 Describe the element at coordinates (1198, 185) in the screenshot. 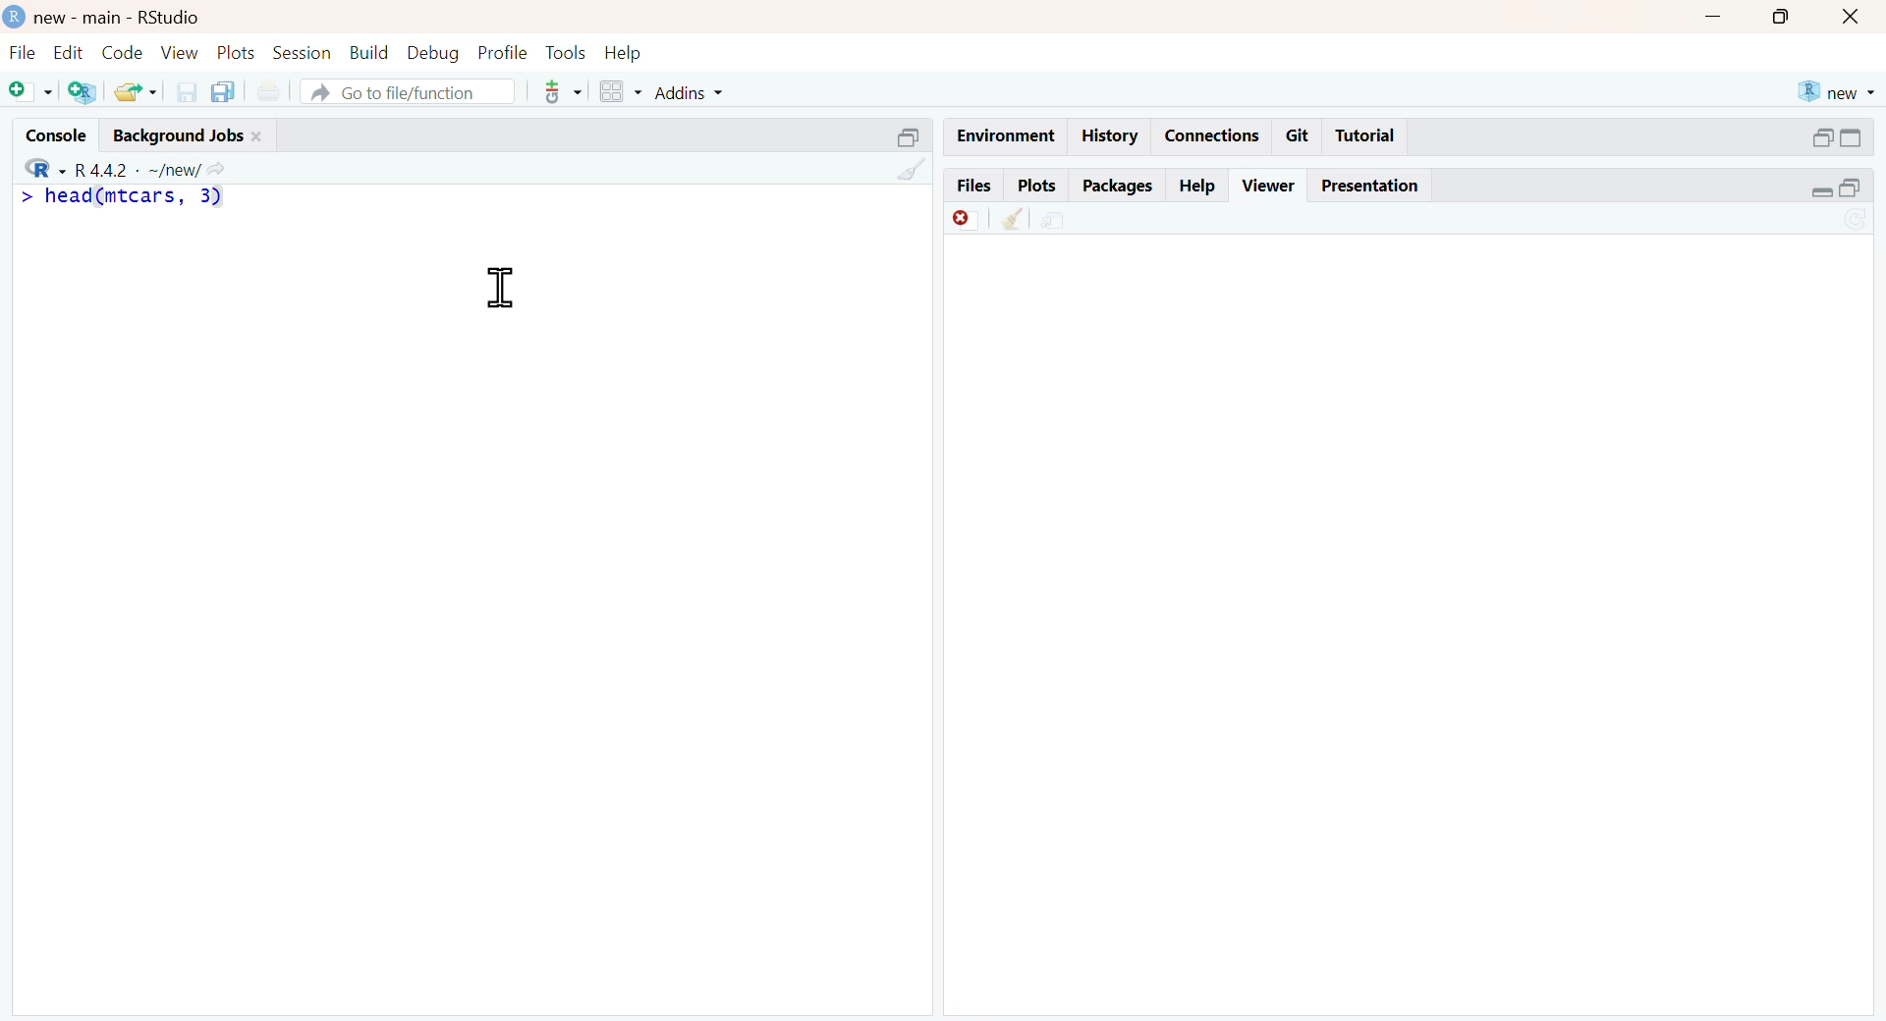

I see `Help` at that location.